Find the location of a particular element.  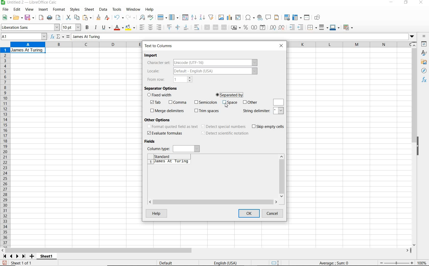

sheet 1 of 1 is located at coordinates (21, 263).